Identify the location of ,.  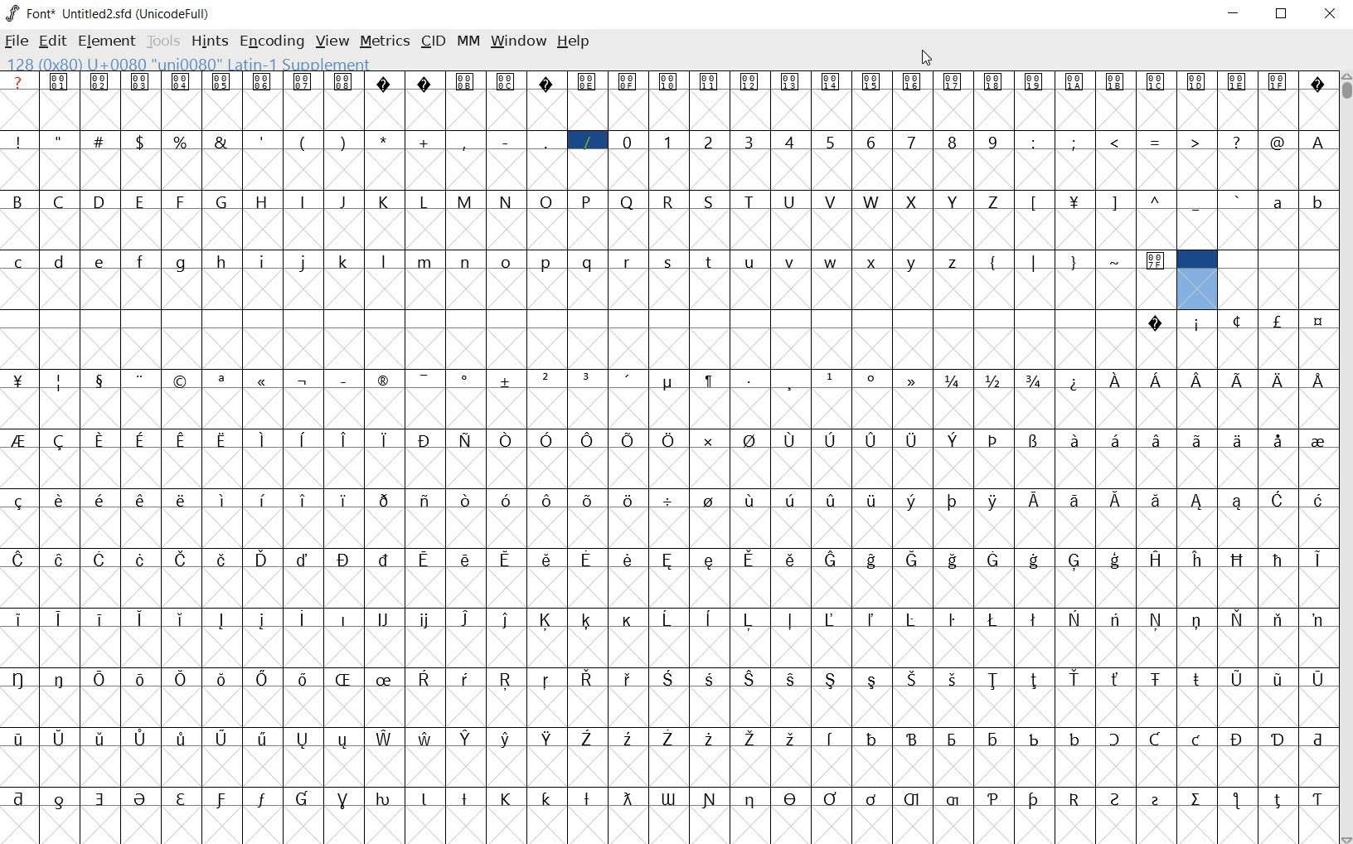
(465, 143).